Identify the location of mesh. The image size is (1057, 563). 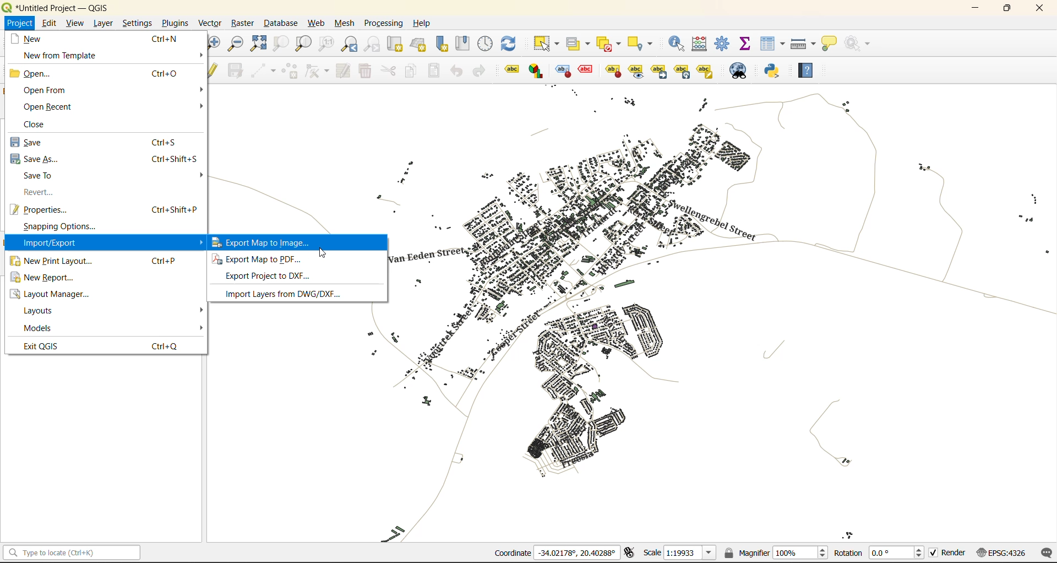
(344, 25).